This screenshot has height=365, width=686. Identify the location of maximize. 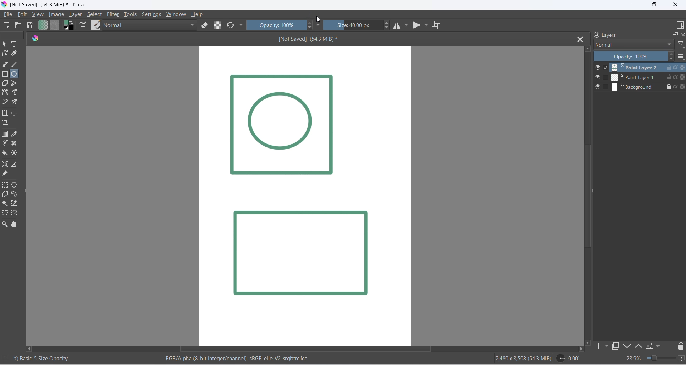
(673, 34).